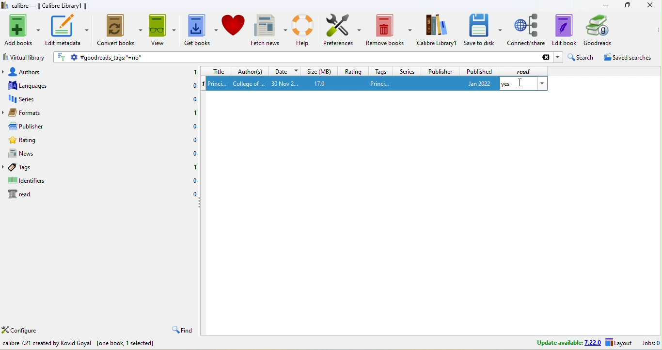  Describe the element at coordinates (603, 30) in the screenshot. I see `goodreads` at that location.